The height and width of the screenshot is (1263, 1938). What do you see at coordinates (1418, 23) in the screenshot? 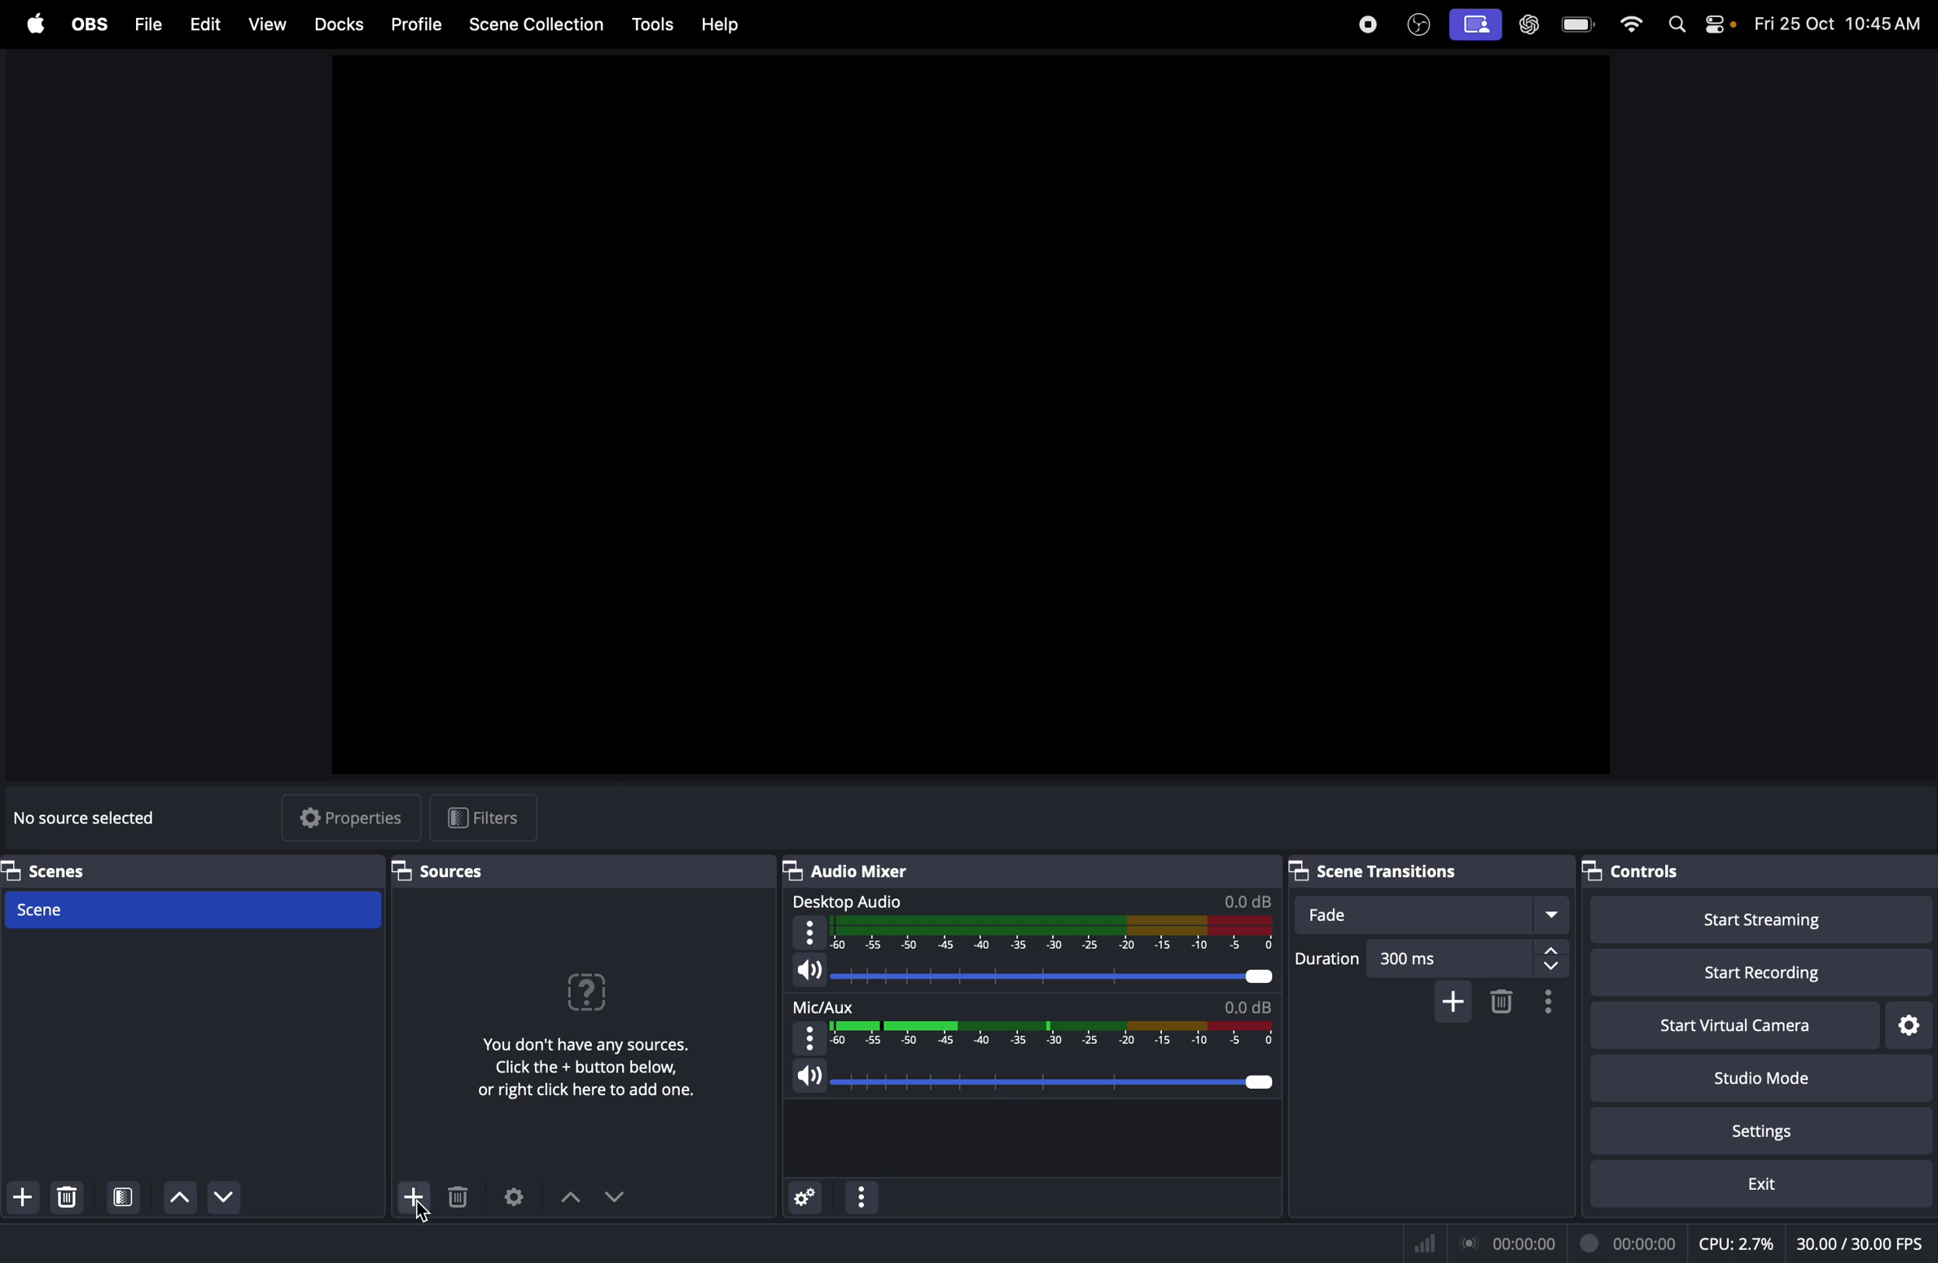
I see `obs` at bounding box center [1418, 23].